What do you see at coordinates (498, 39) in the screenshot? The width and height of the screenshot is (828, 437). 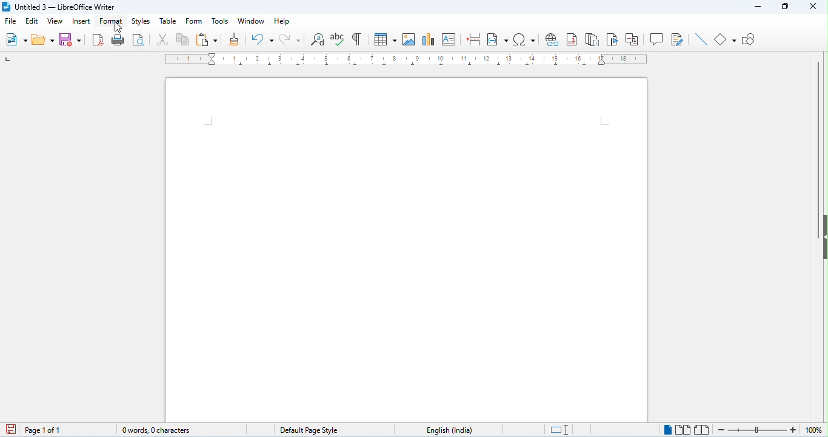 I see `insert field` at bounding box center [498, 39].